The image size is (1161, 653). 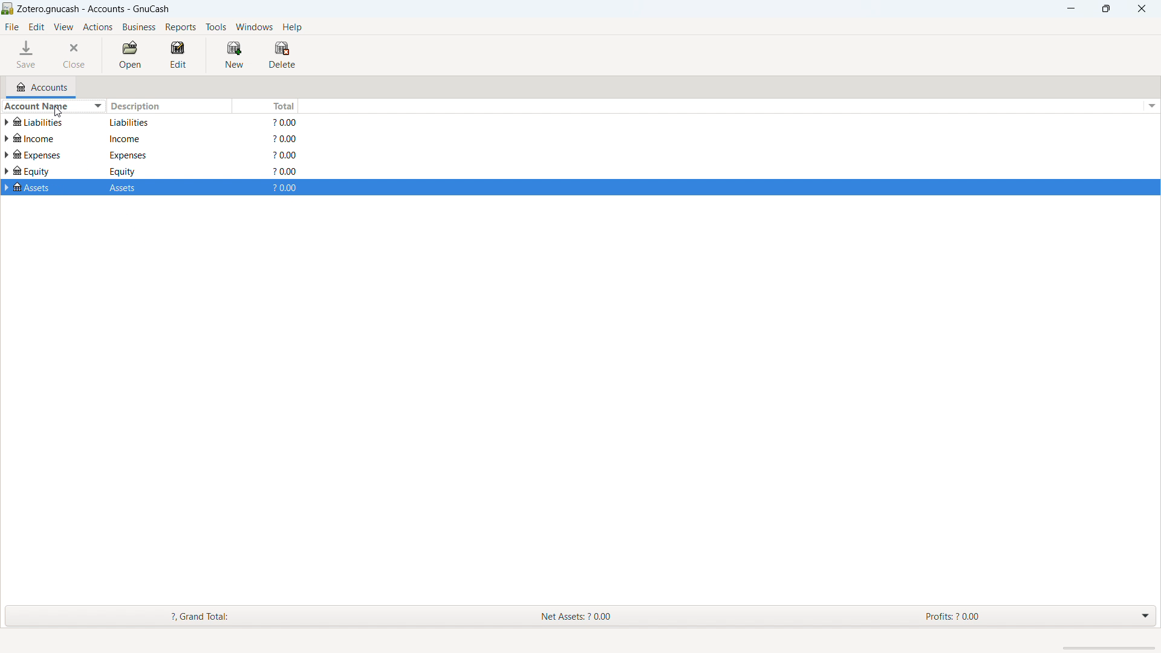 I want to click on expand subaccounts, so click(x=7, y=187).